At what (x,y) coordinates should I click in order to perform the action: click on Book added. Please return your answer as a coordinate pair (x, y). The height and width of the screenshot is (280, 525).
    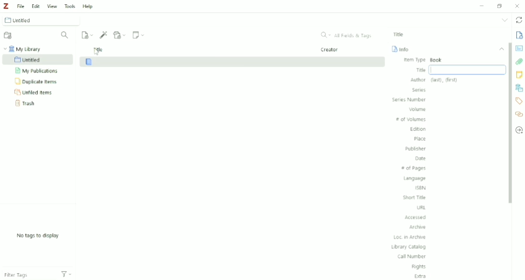
    Looking at the image, I should click on (232, 62).